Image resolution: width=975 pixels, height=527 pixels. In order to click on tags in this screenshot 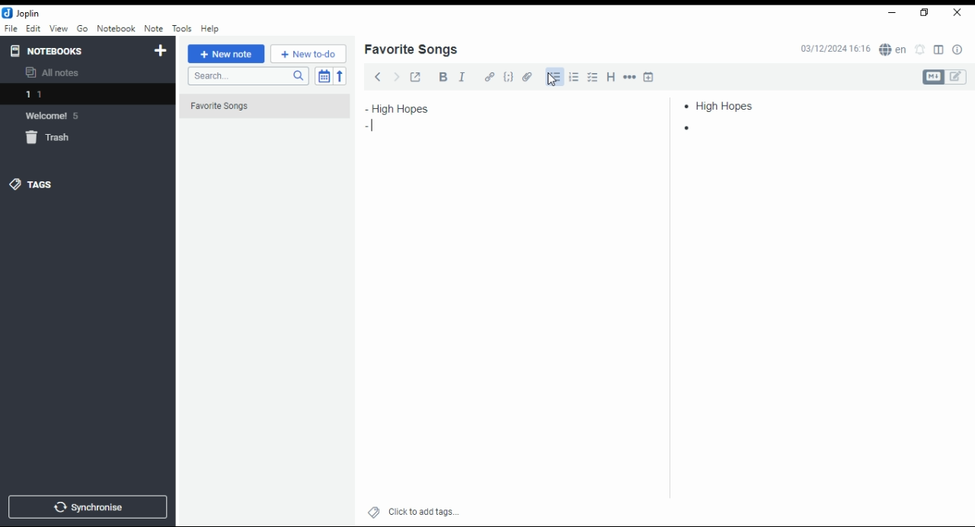, I will do `click(31, 184)`.